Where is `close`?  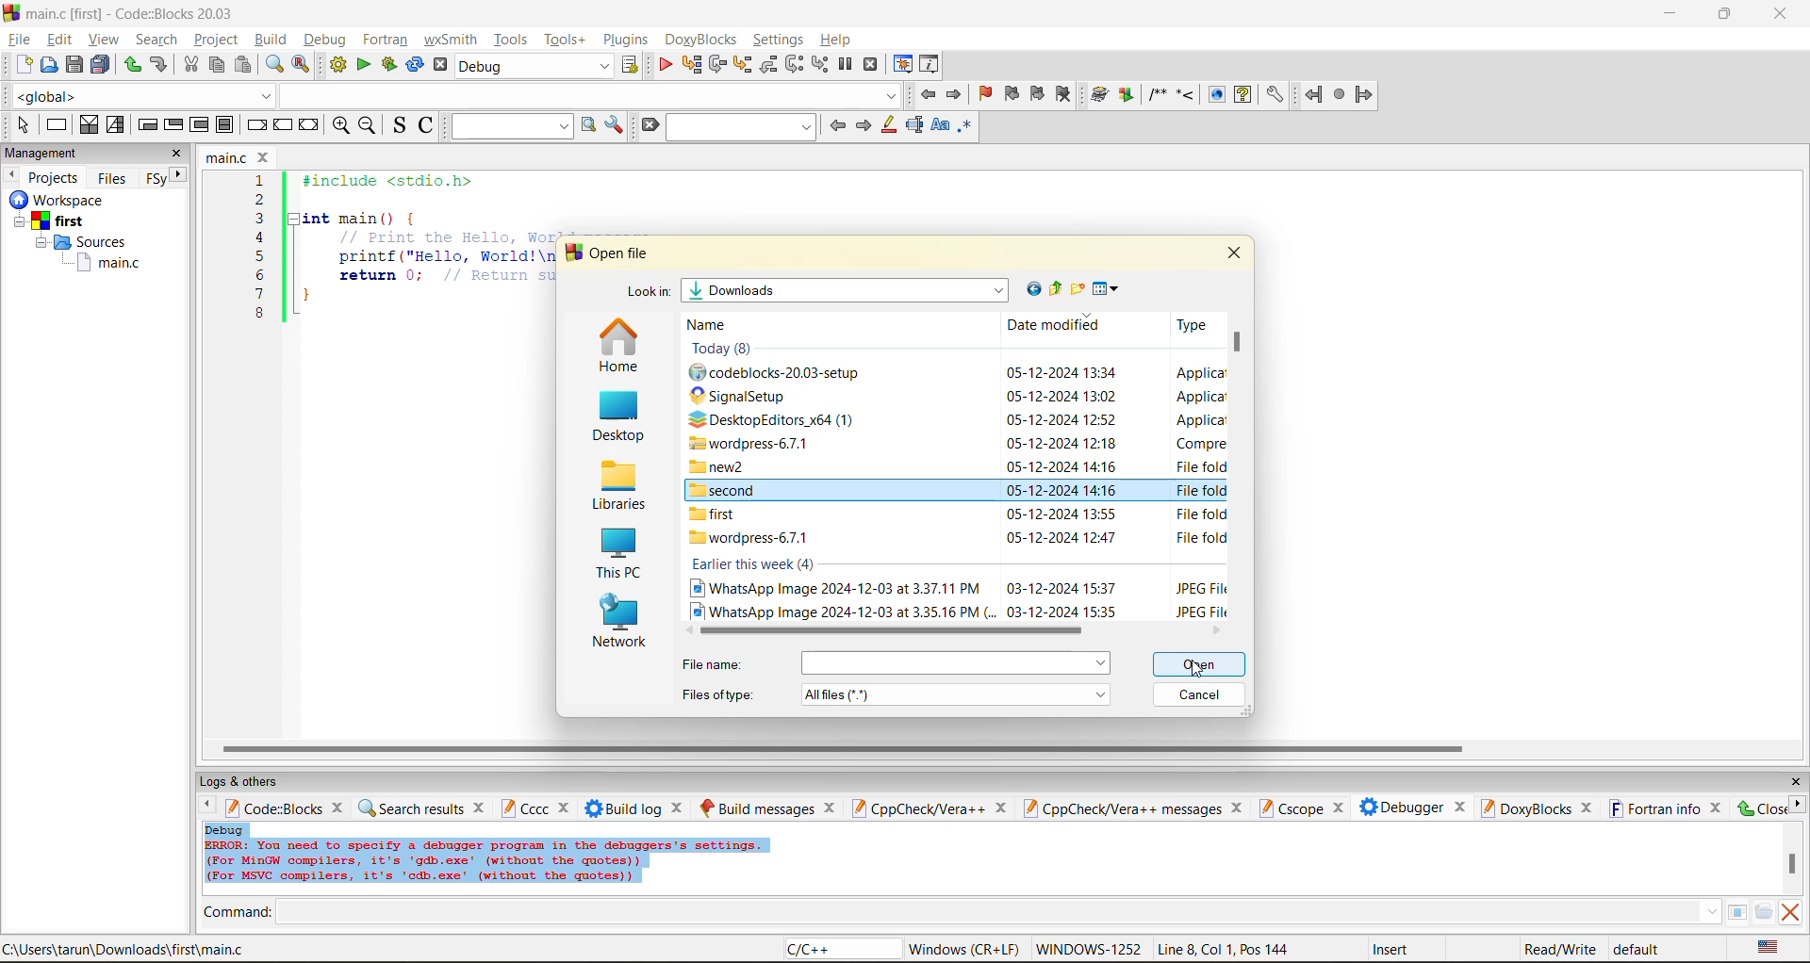
close is located at coordinates (481, 807).